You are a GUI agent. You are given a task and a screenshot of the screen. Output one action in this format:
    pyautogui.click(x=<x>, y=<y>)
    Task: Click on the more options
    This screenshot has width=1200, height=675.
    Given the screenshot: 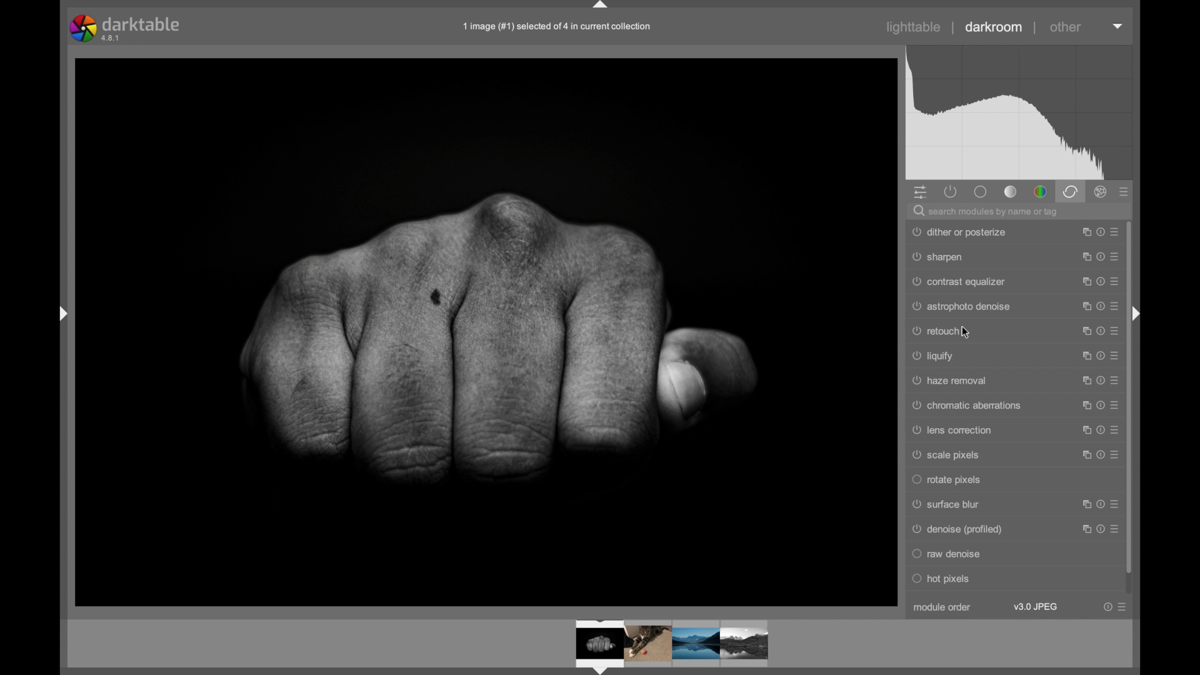 What is the action you would take?
    pyautogui.click(x=1114, y=232)
    